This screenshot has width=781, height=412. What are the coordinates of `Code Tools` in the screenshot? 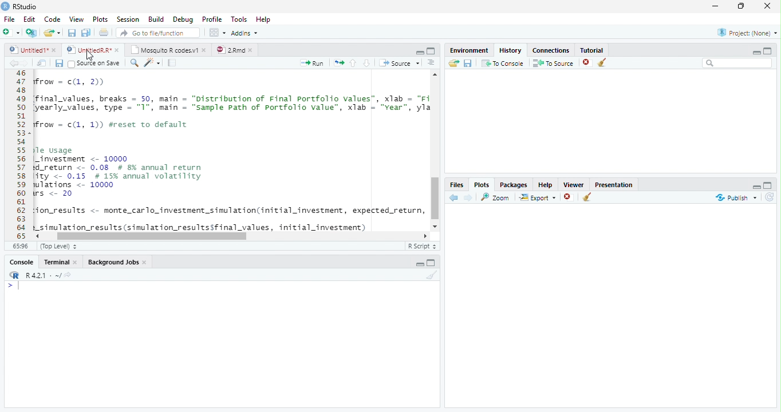 It's located at (152, 63).